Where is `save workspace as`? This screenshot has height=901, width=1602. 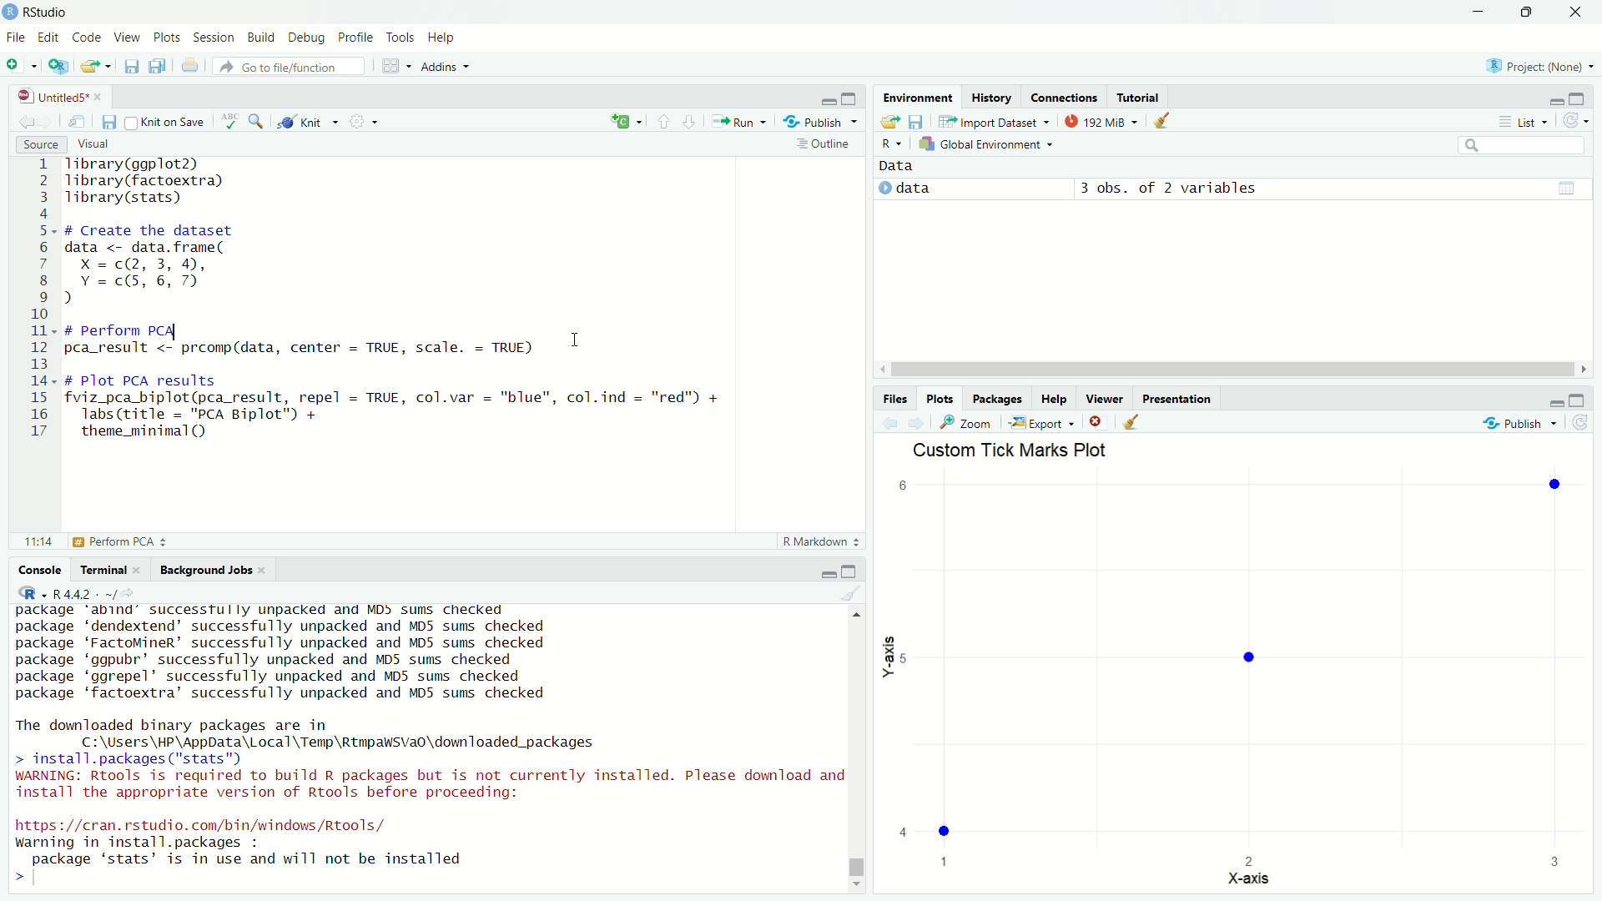 save workspace as is located at coordinates (919, 119).